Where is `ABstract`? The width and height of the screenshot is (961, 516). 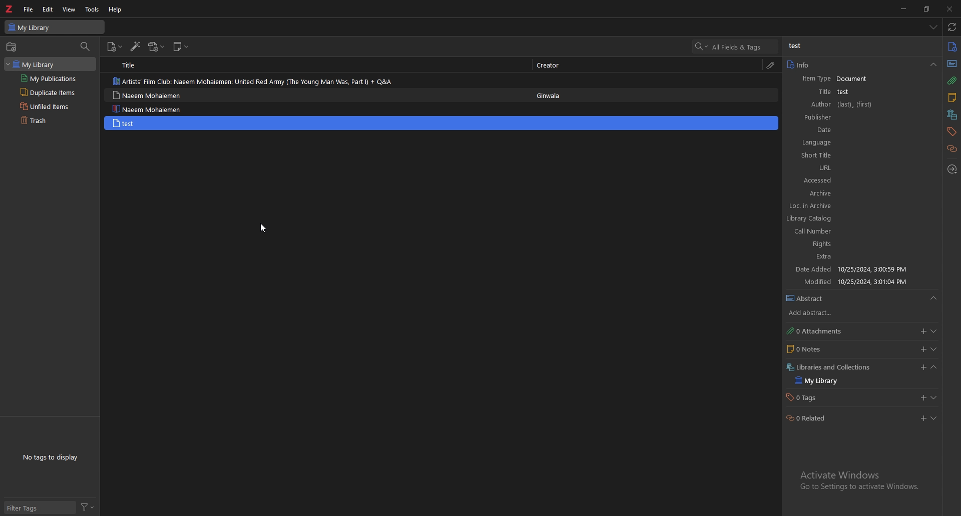
ABstract is located at coordinates (807, 296).